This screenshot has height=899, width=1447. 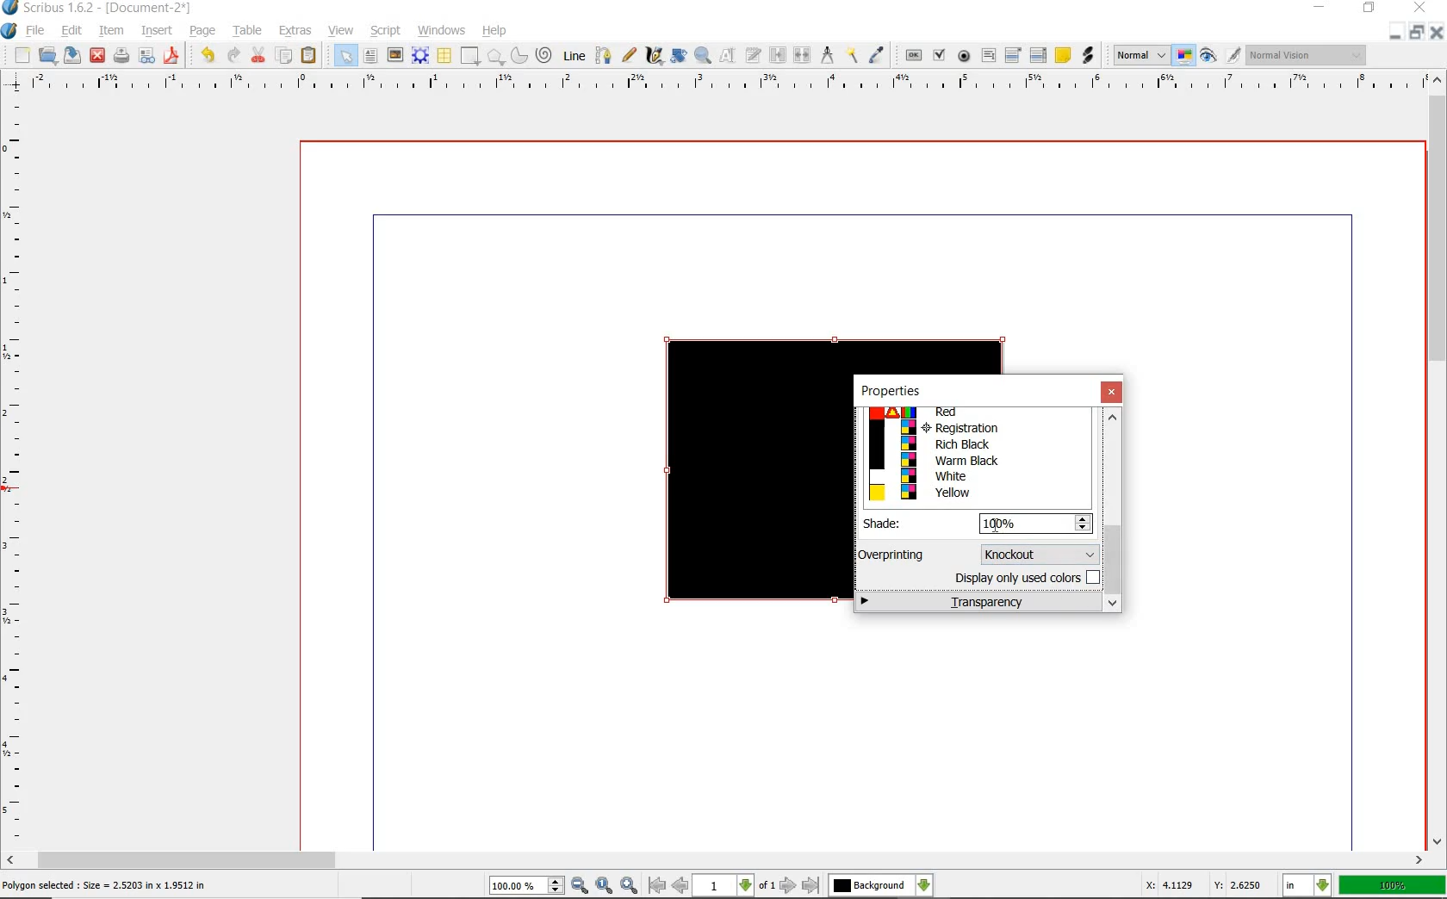 What do you see at coordinates (286, 54) in the screenshot?
I see `copy` at bounding box center [286, 54].